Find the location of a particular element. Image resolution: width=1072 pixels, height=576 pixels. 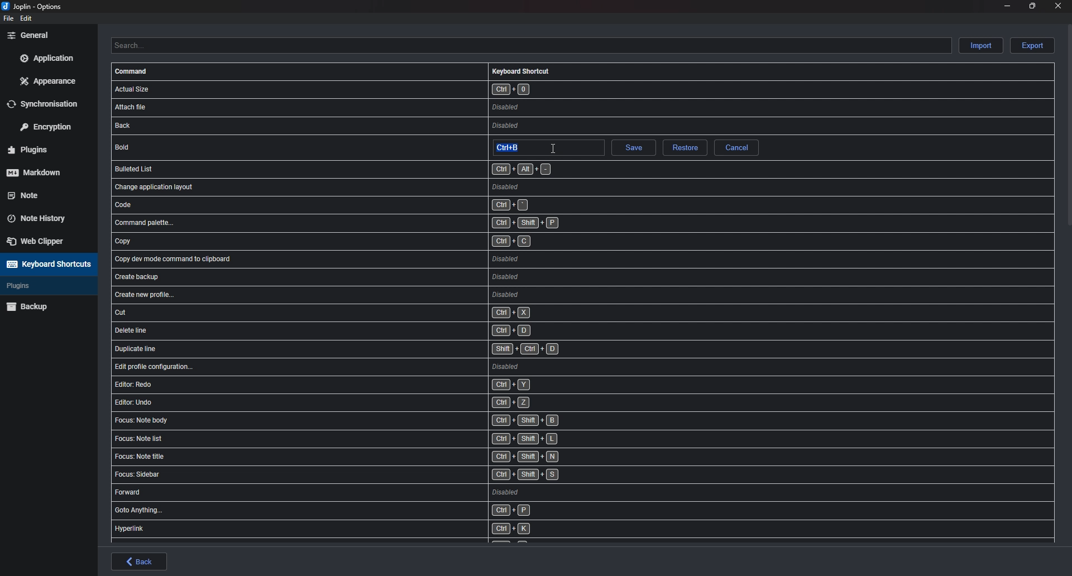

Import is located at coordinates (982, 45).